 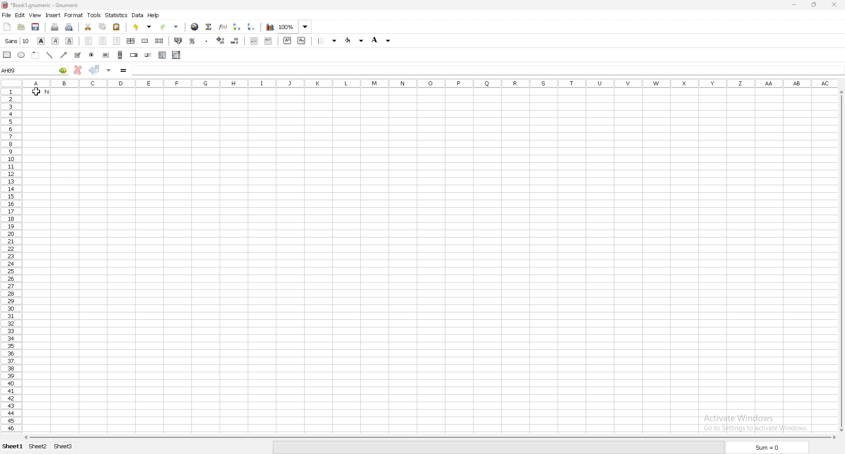 What do you see at coordinates (106, 55) in the screenshot?
I see `button` at bounding box center [106, 55].